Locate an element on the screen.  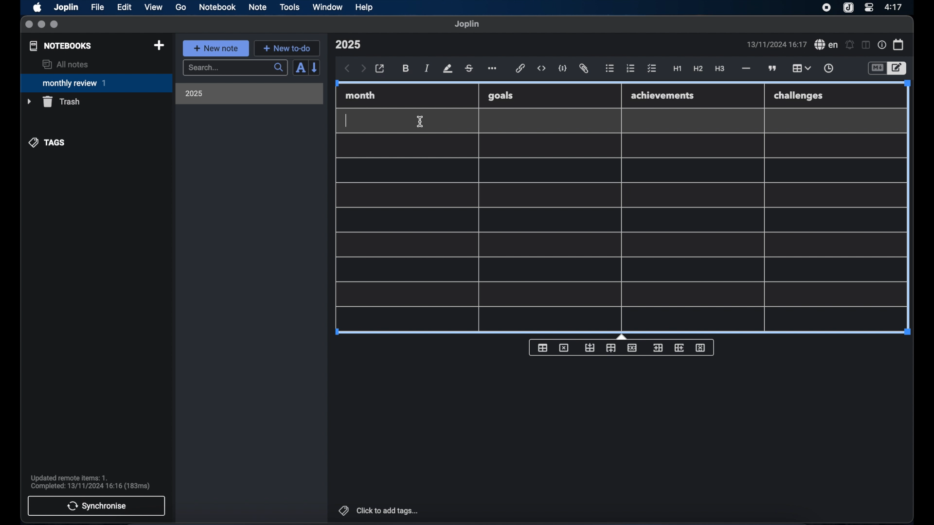
go is located at coordinates (181, 7).